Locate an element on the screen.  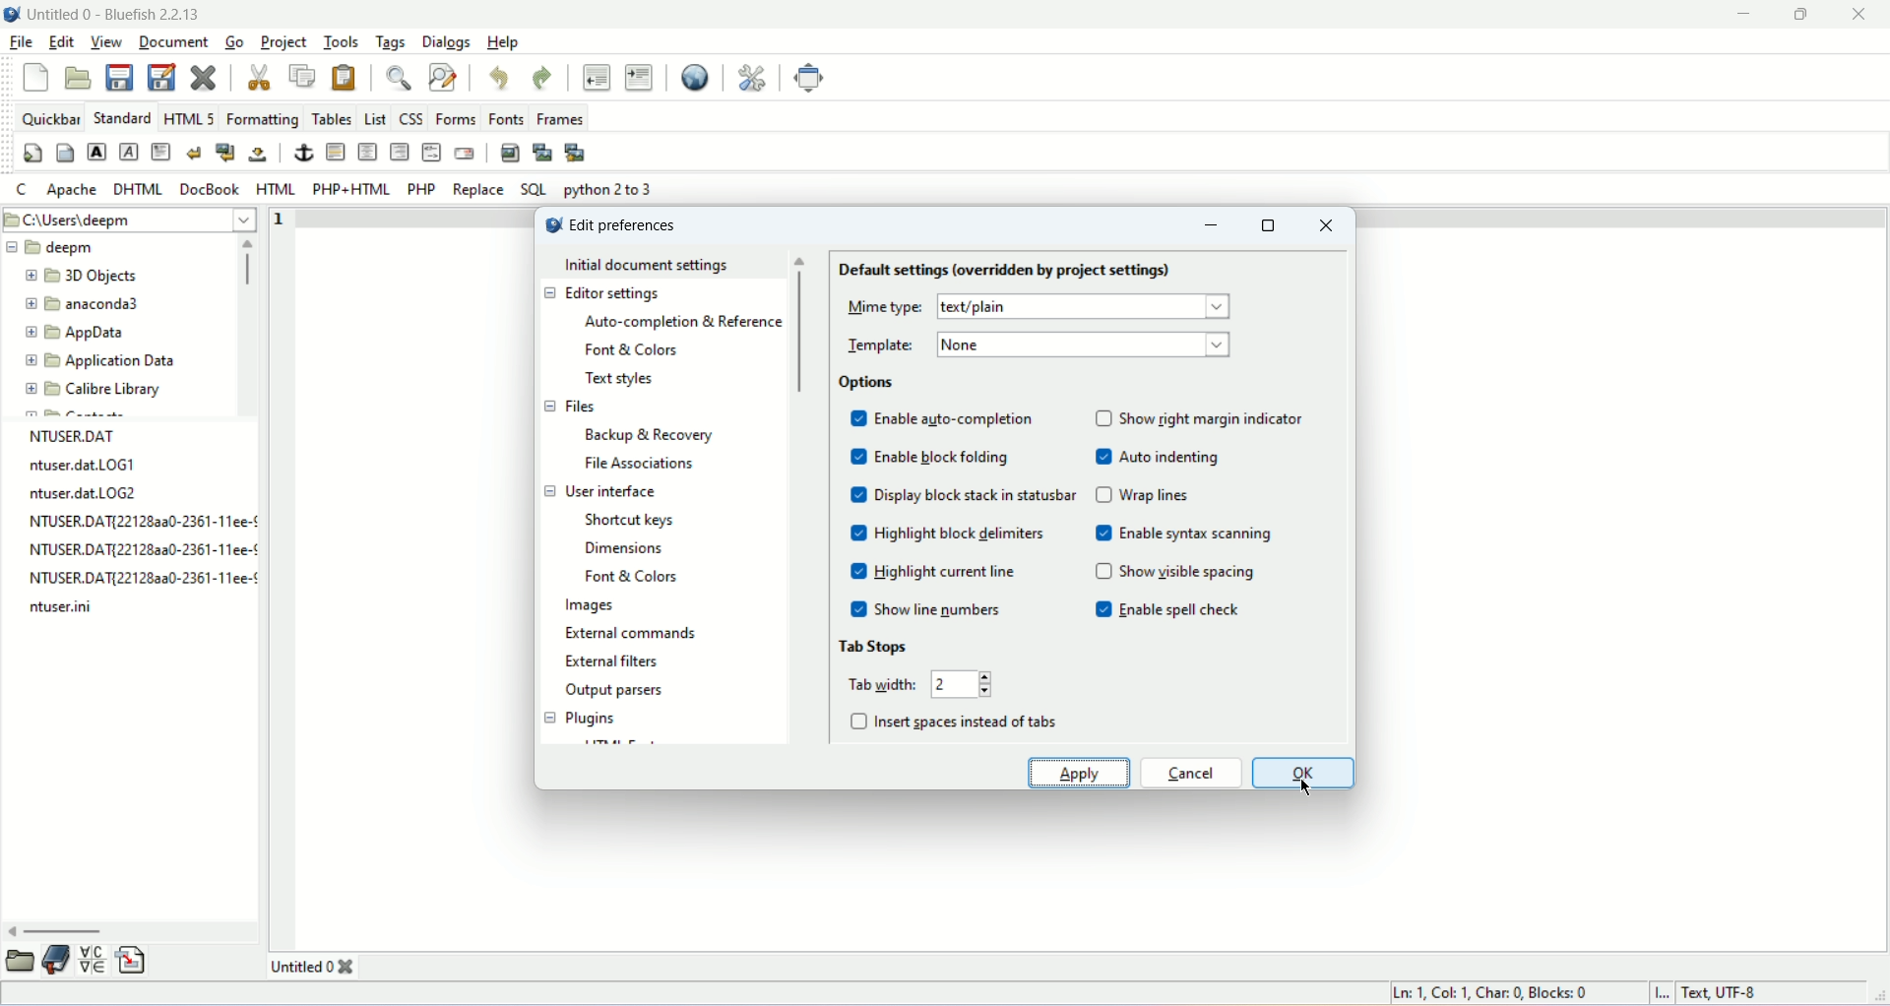
shortcut keys is located at coordinates (634, 521).